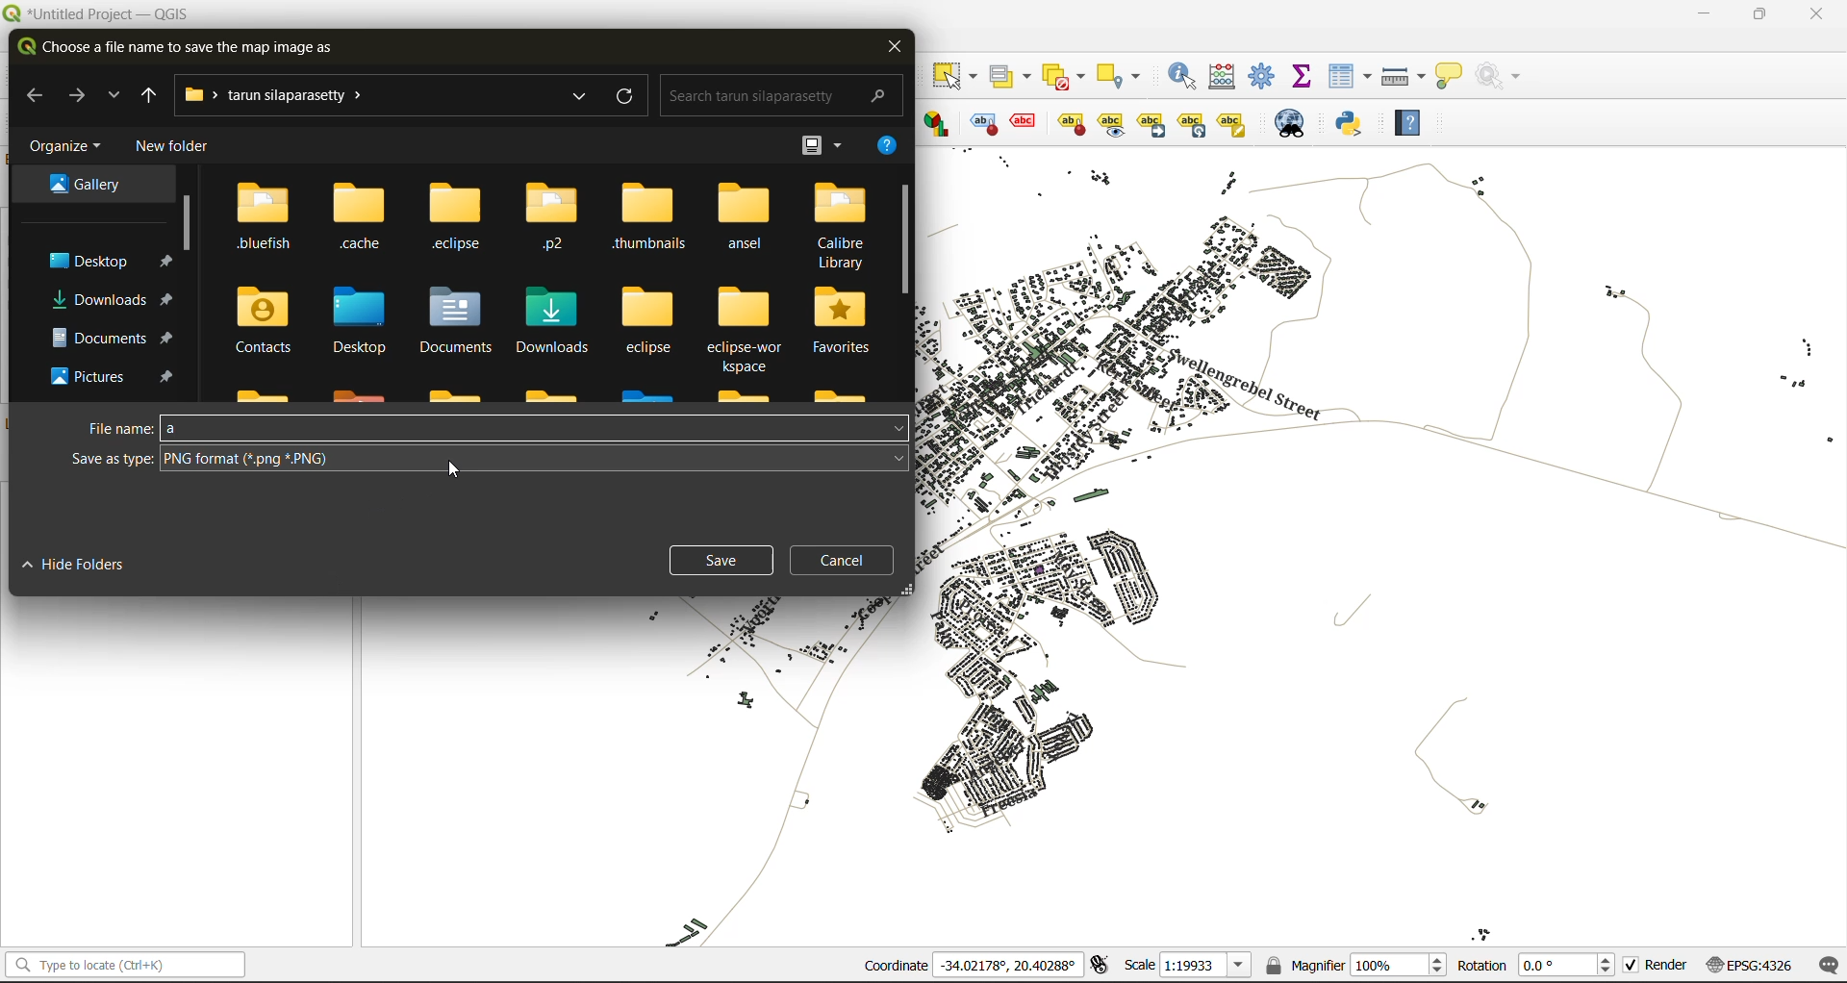 Image resolution: width=1847 pixels, height=983 pixels. What do you see at coordinates (495, 428) in the screenshot?
I see `file name` at bounding box center [495, 428].